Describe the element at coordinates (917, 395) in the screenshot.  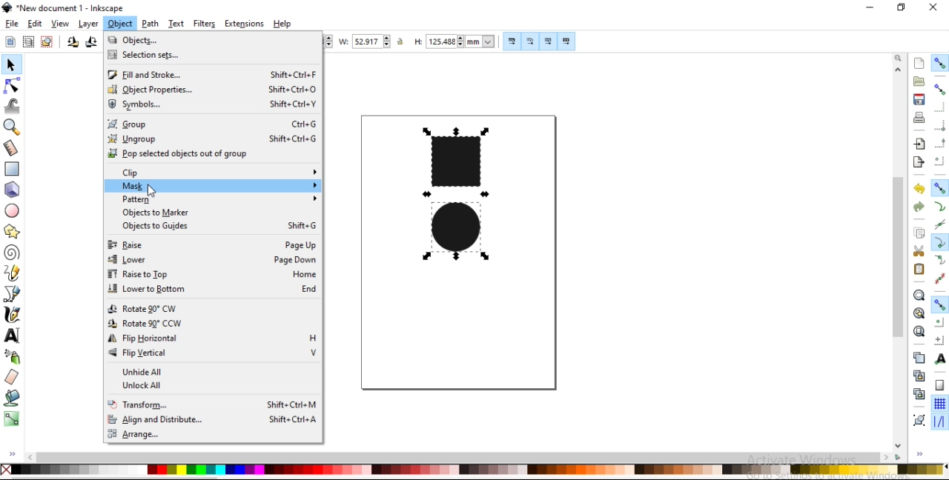
I see `cut selected clone` at that location.